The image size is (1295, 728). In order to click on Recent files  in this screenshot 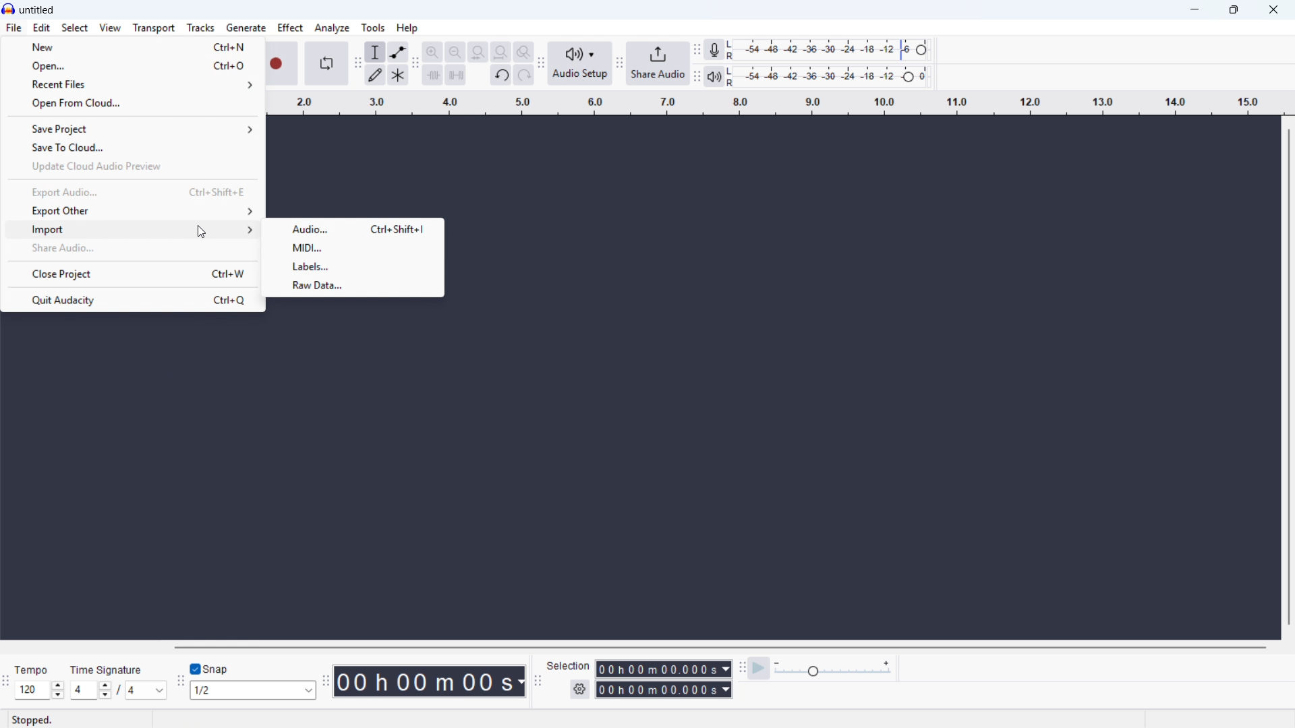, I will do `click(134, 84)`.